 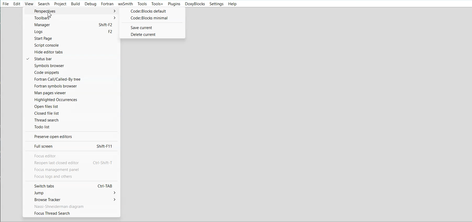 What do you see at coordinates (71, 137) in the screenshot?
I see `Preserve open editor` at bounding box center [71, 137].